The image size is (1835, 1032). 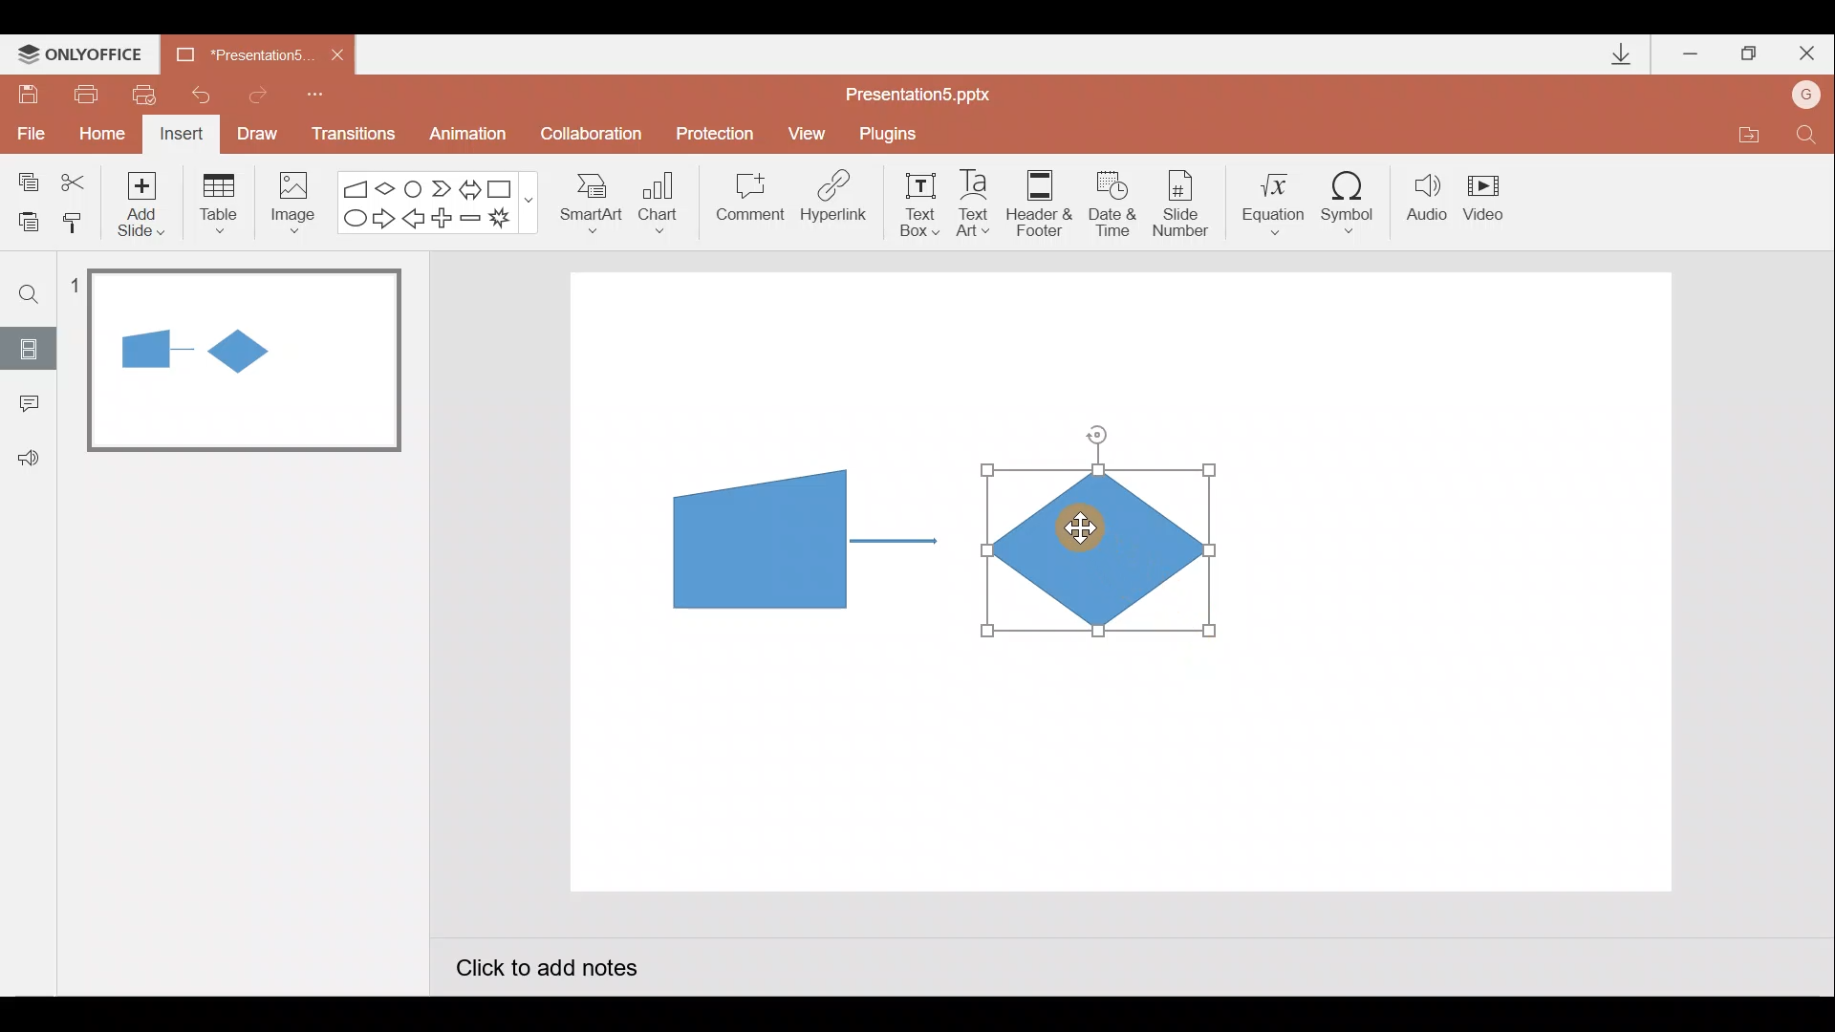 I want to click on Copy, so click(x=25, y=179).